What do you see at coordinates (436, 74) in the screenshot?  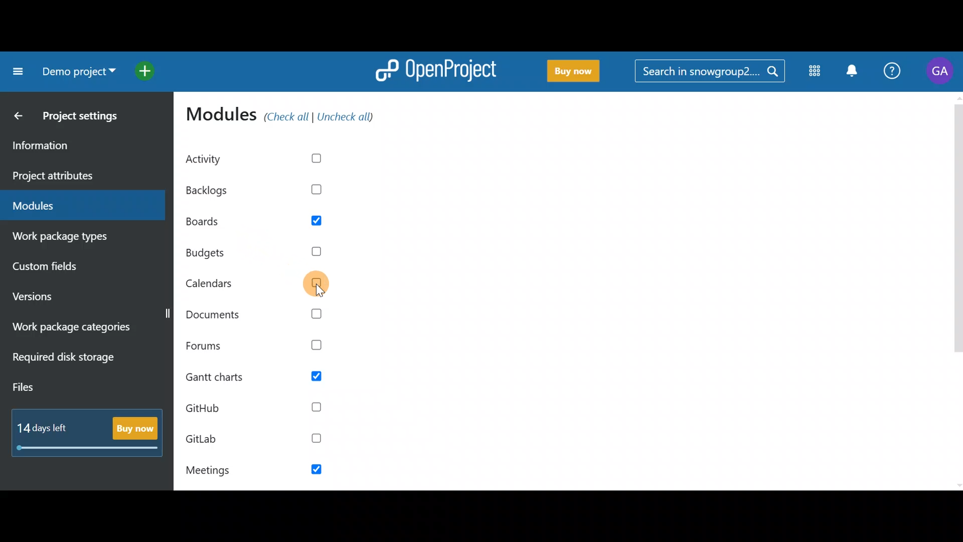 I see `OpenProject` at bounding box center [436, 74].